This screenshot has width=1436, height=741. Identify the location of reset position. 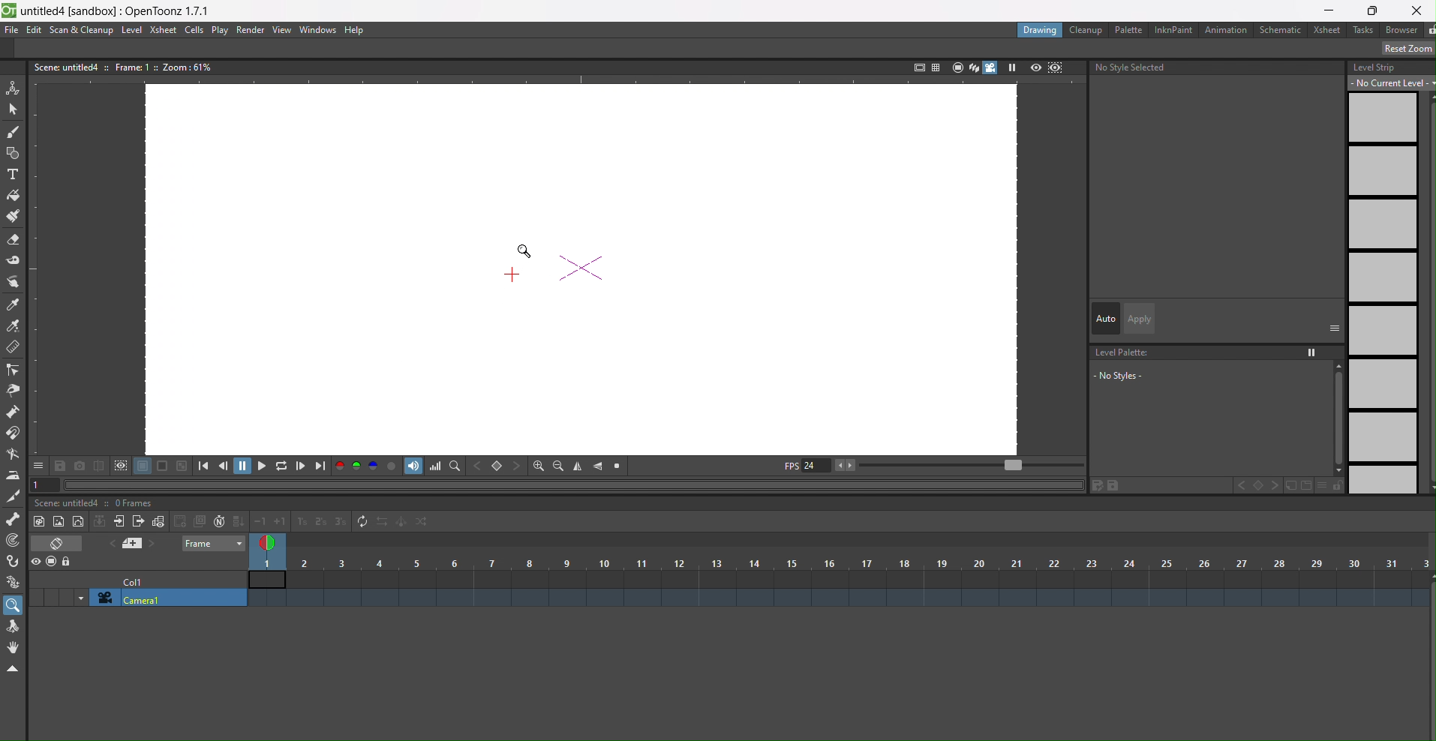
(1401, 49).